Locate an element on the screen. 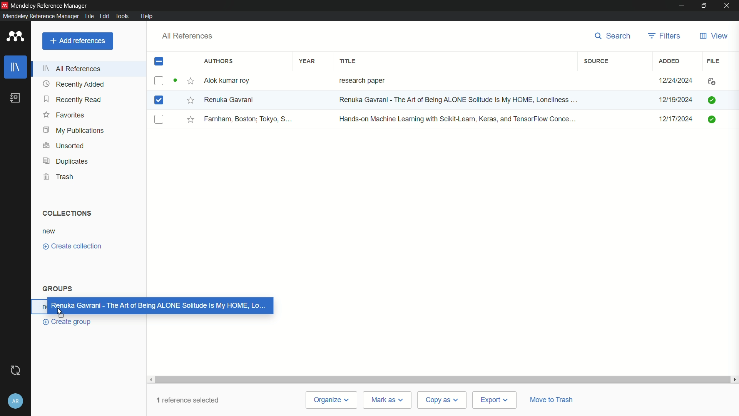 The height and width of the screenshot is (416, 739). all references is located at coordinates (74, 68).